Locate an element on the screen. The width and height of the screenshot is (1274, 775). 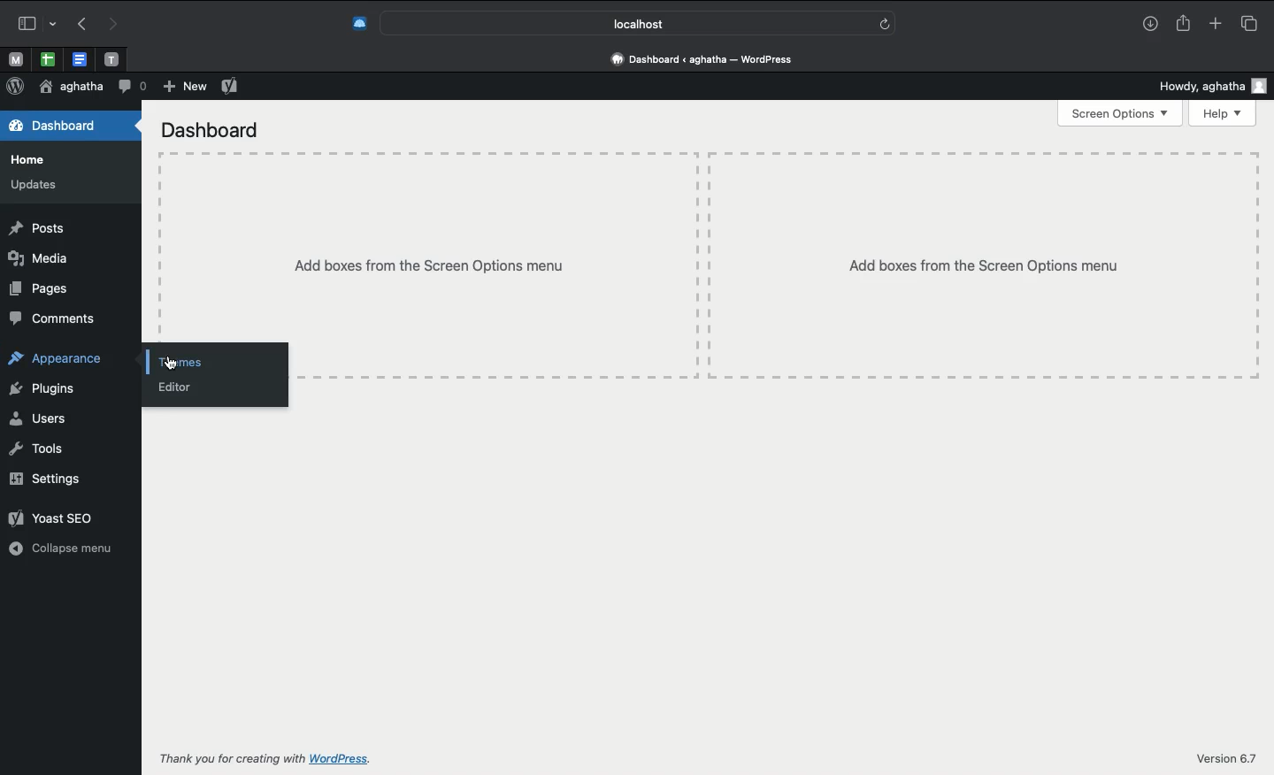
New is located at coordinates (182, 88).